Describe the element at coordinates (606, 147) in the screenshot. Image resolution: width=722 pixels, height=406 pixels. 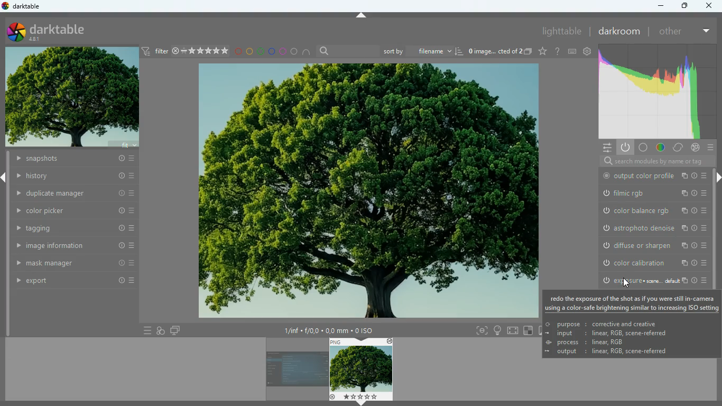
I see `settings` at that location.